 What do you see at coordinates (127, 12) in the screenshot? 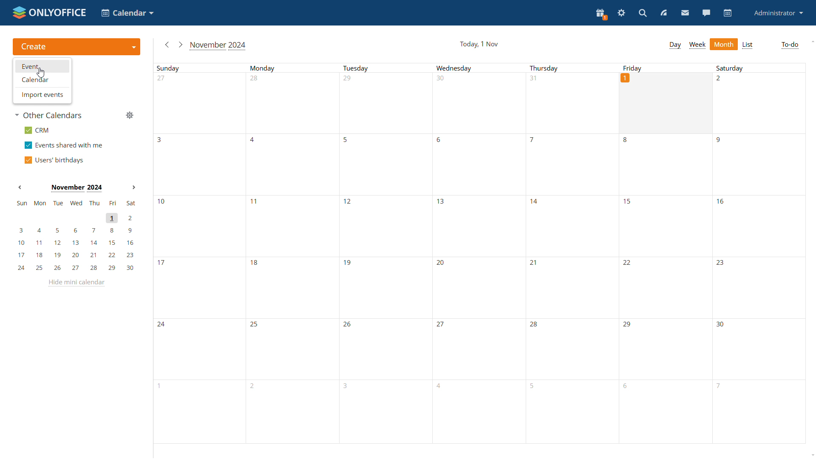
I see `select application` at bounding box center [127, 12].